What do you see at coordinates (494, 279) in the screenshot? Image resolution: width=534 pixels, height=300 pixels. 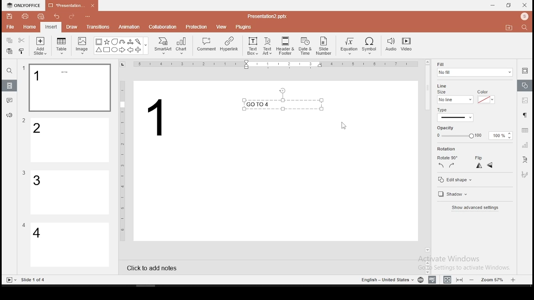 I see `zoom level` at bounding box center [494, 279].